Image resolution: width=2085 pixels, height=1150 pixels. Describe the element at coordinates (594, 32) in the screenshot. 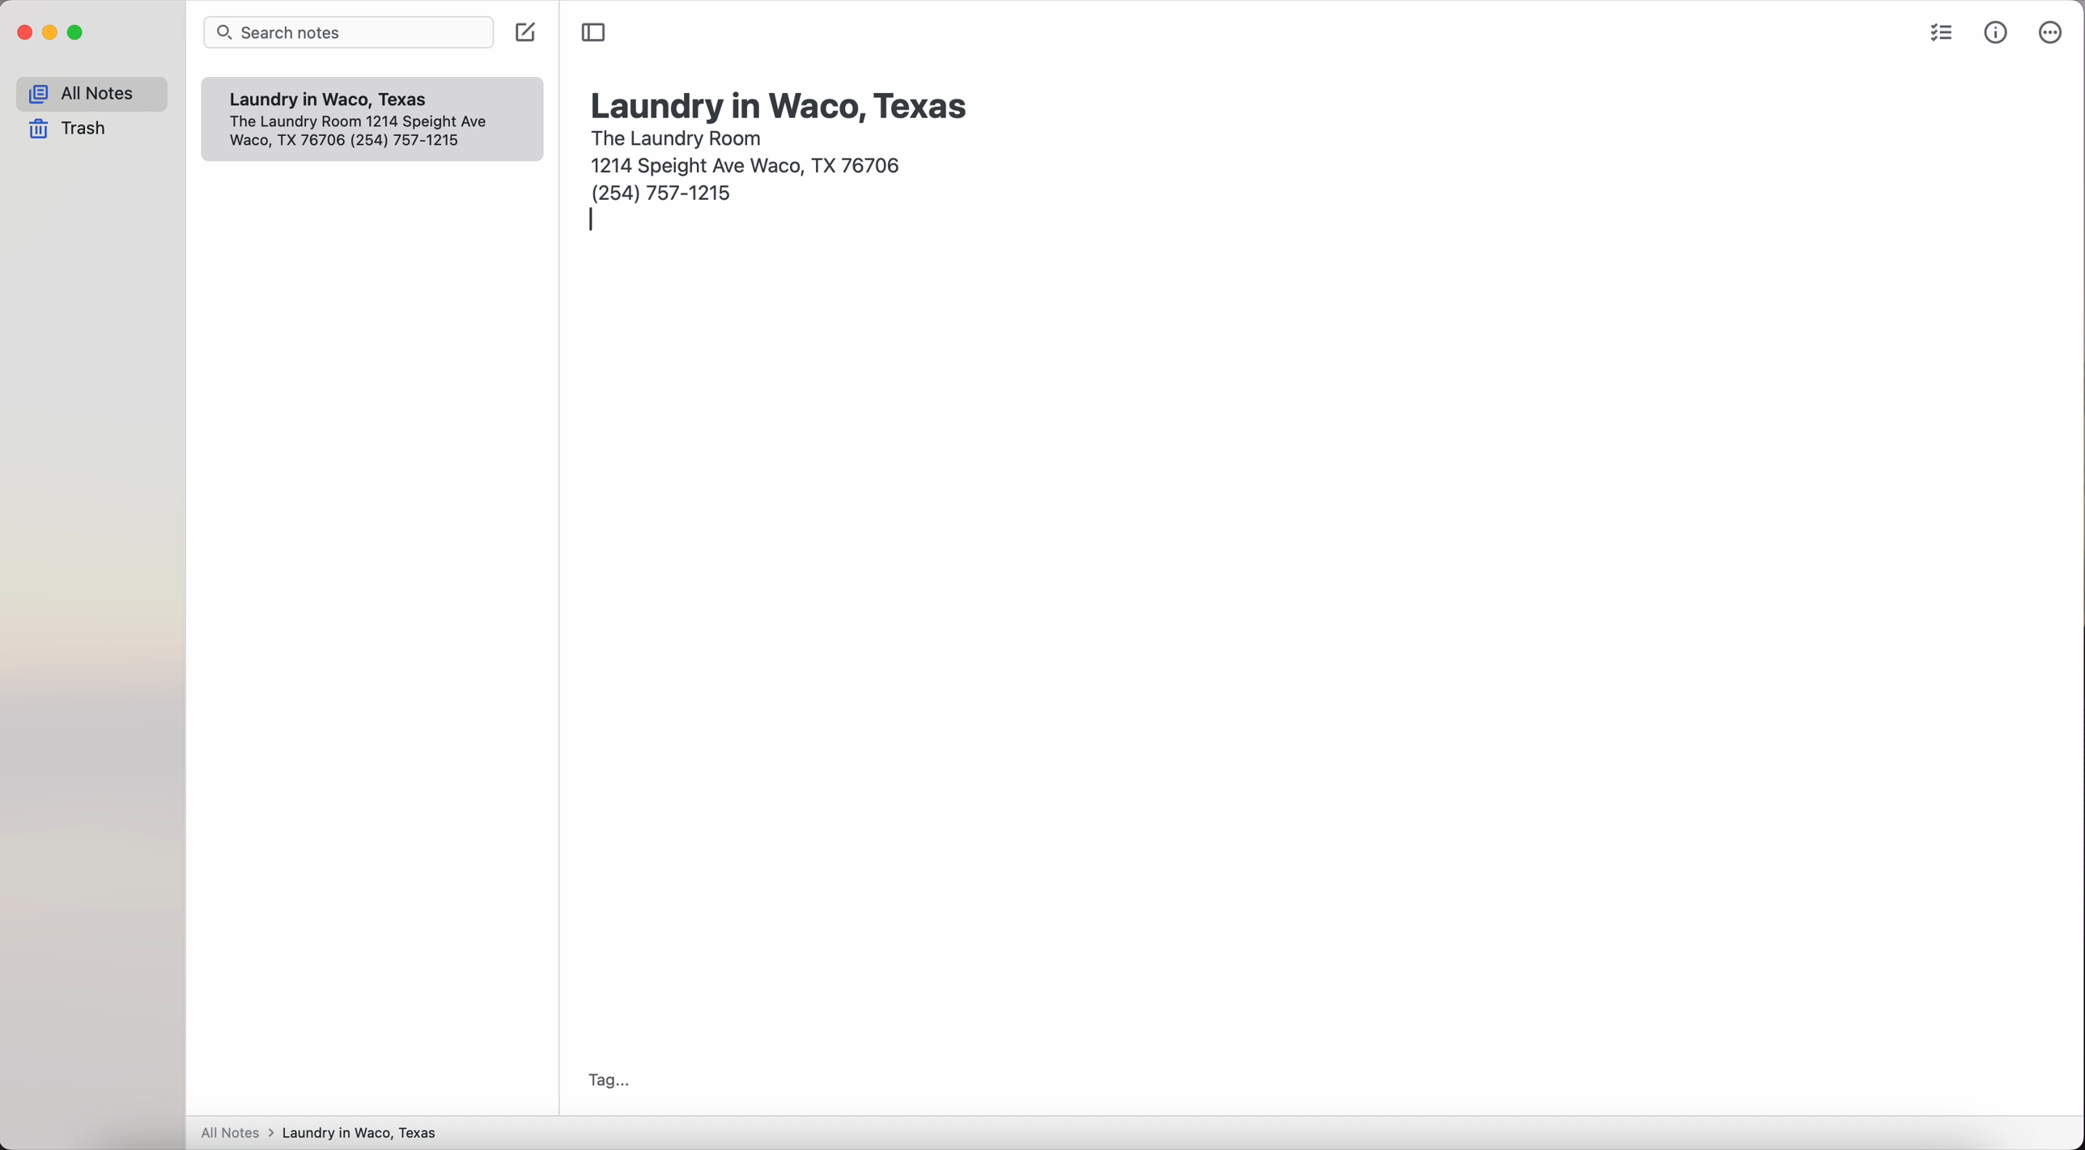

I see `toggle sidebar` at that location.